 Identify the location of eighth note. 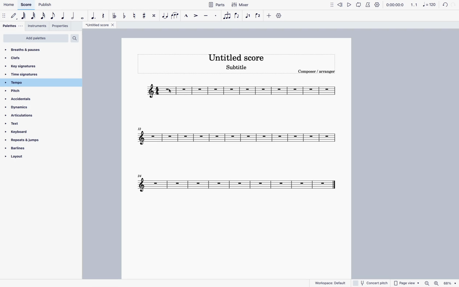
(54, 15).